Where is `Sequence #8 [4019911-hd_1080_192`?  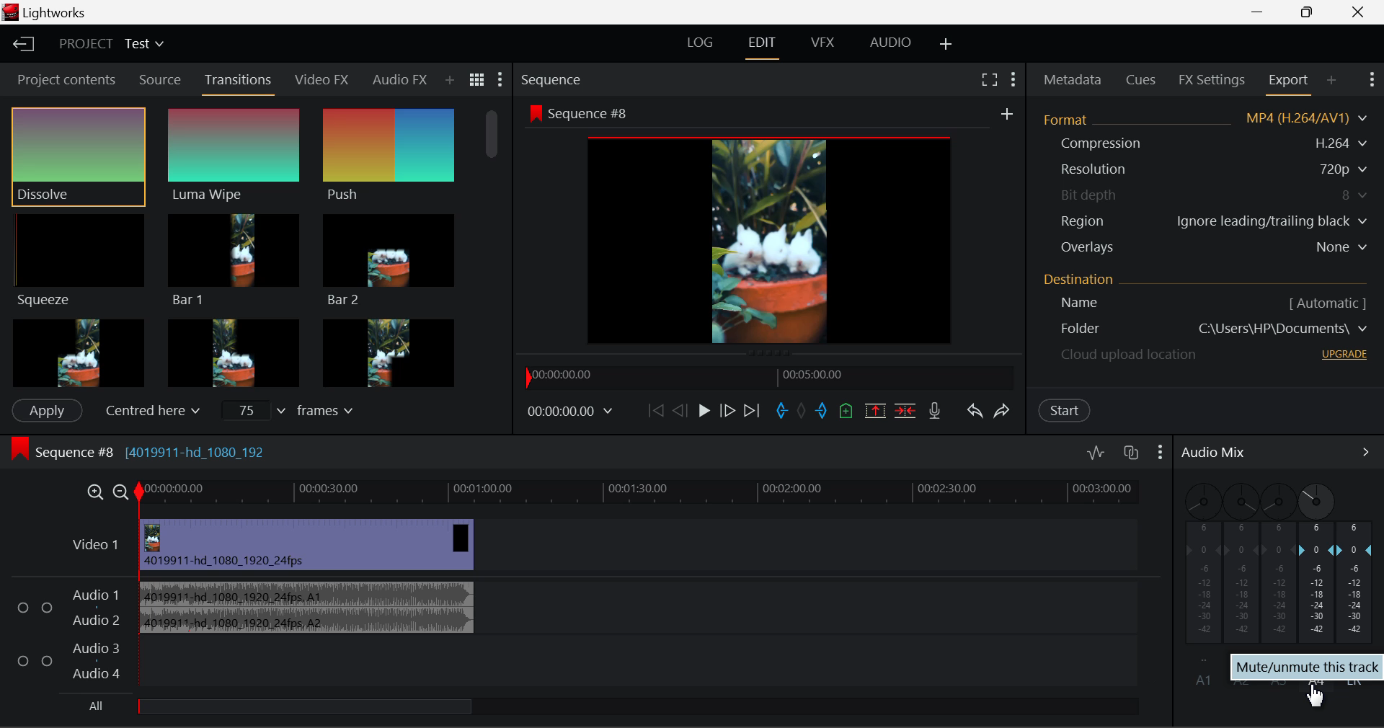
Sequence #8 [4019911-hd_1080_192 is located at coordinates (137, 451).